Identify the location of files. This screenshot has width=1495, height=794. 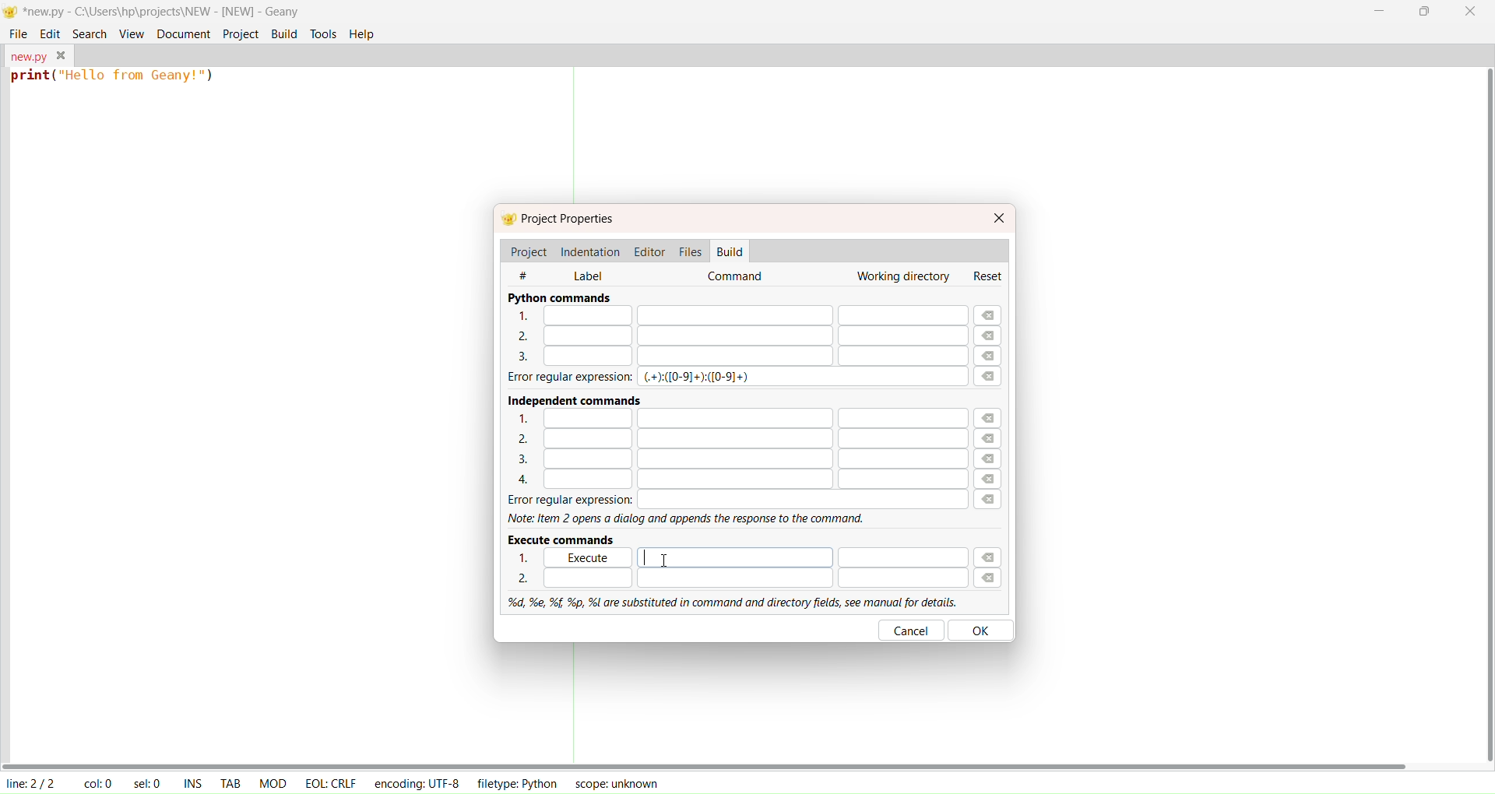
(690, 250).